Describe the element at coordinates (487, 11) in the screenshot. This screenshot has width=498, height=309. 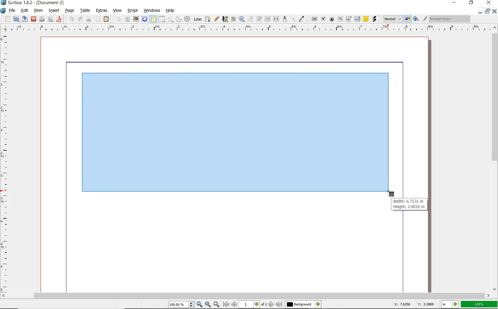
I see `restore` at that location.